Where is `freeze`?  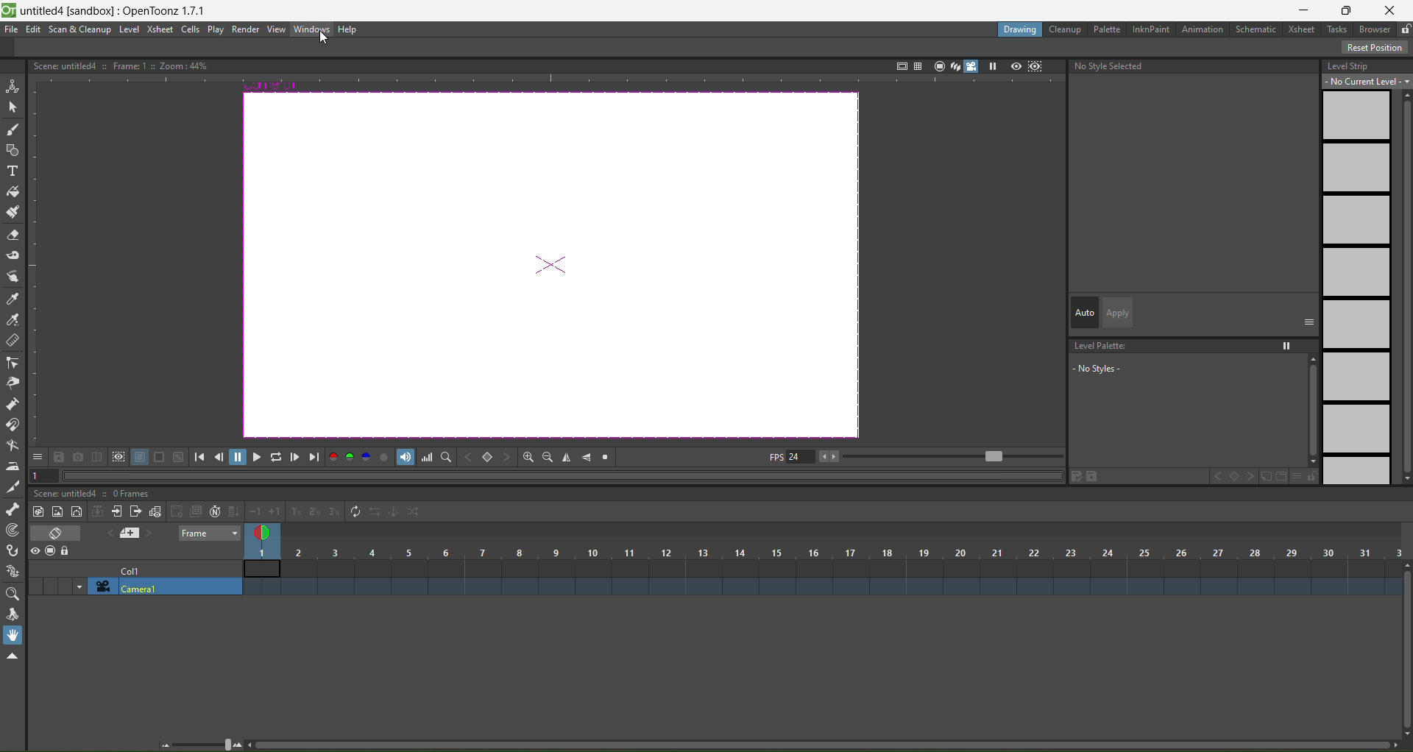 freeze is located at coordinates (991, 66).